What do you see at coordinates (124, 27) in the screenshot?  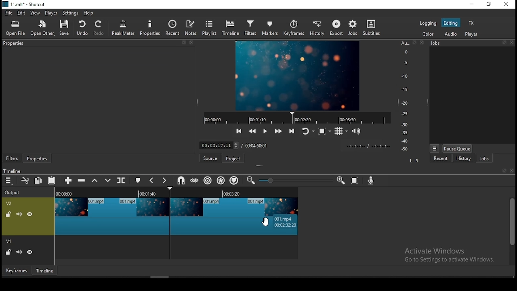 I see `peak meter` at bounding box center [124, 27].